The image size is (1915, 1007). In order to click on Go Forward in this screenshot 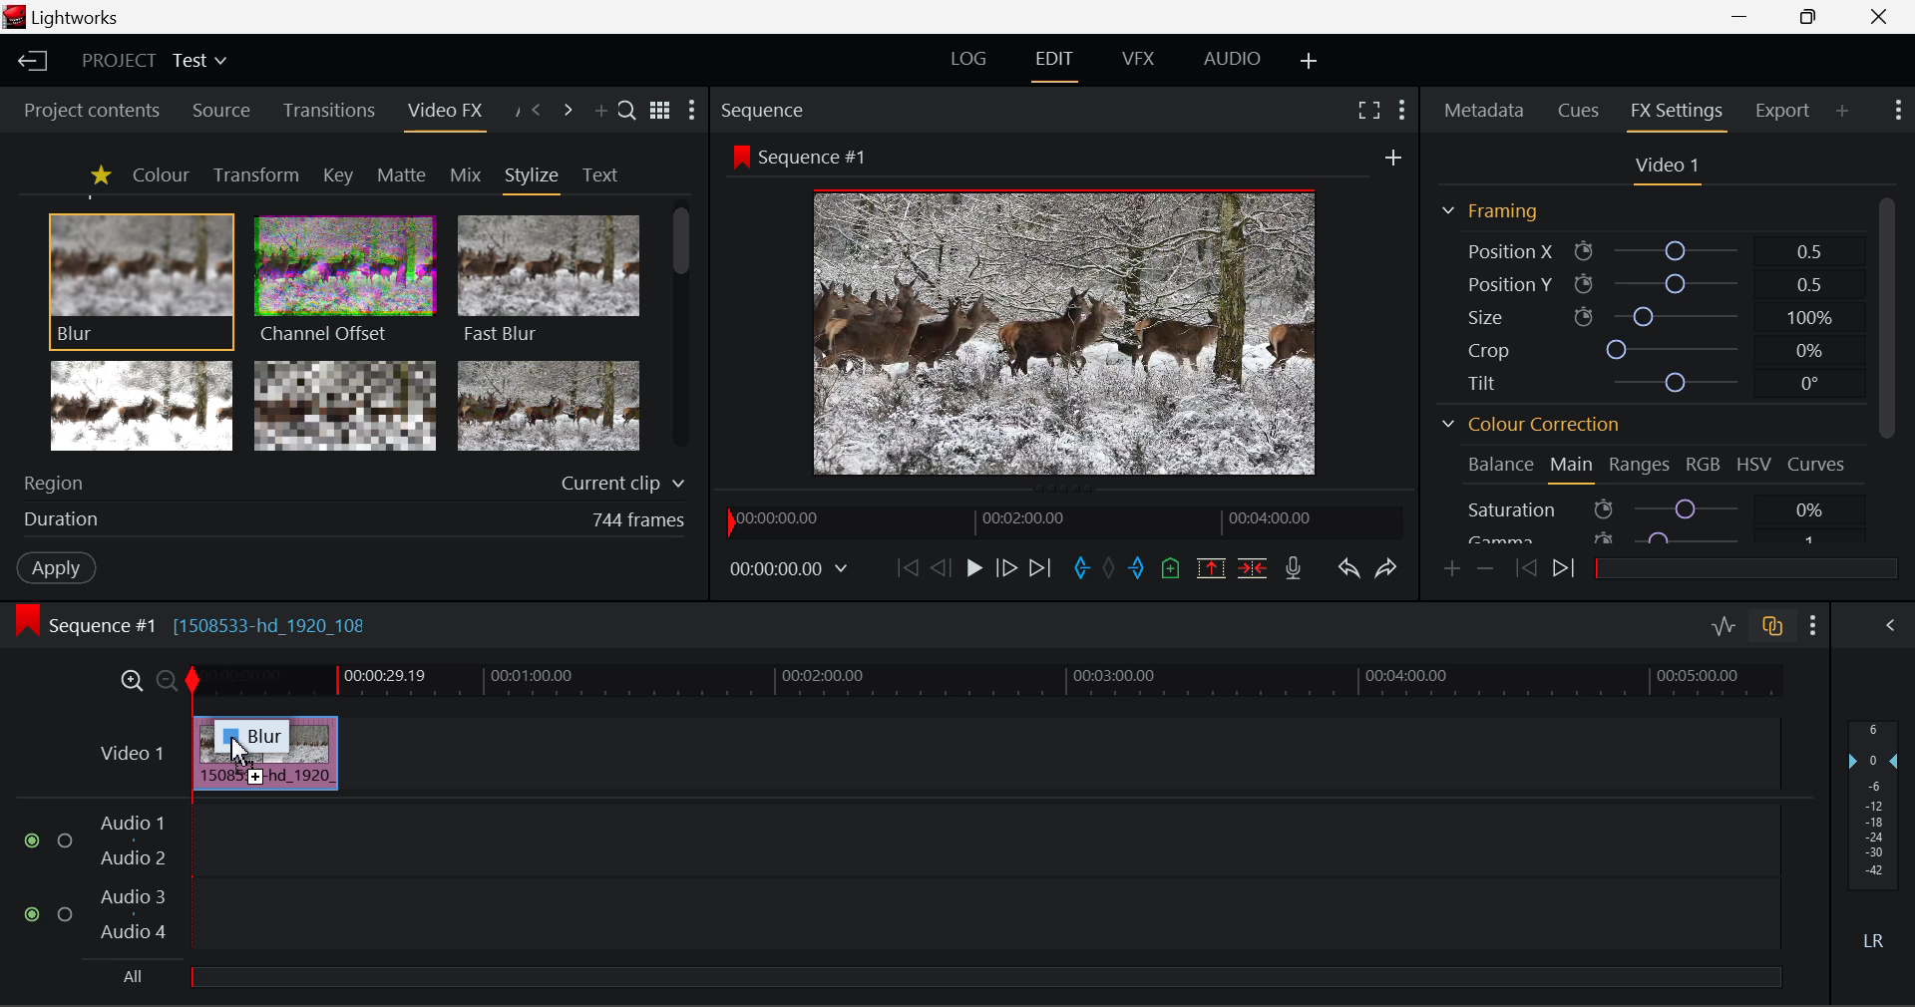, I will do `click(1006, 568)`.